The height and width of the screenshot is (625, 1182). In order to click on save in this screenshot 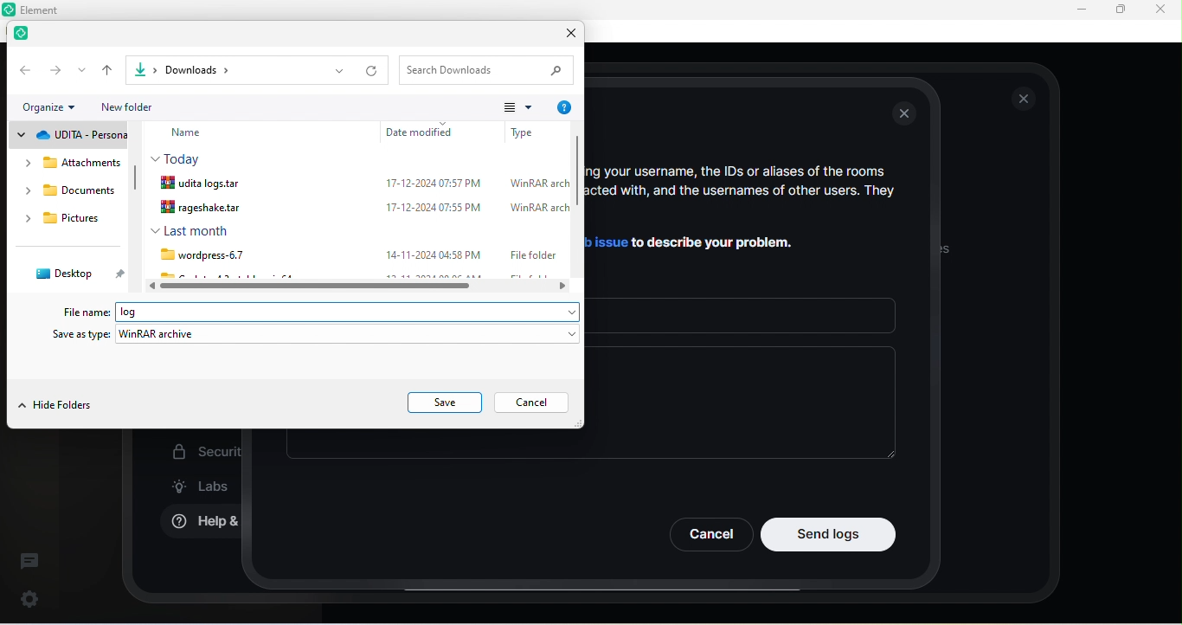, I will do `click(446, 403)`.